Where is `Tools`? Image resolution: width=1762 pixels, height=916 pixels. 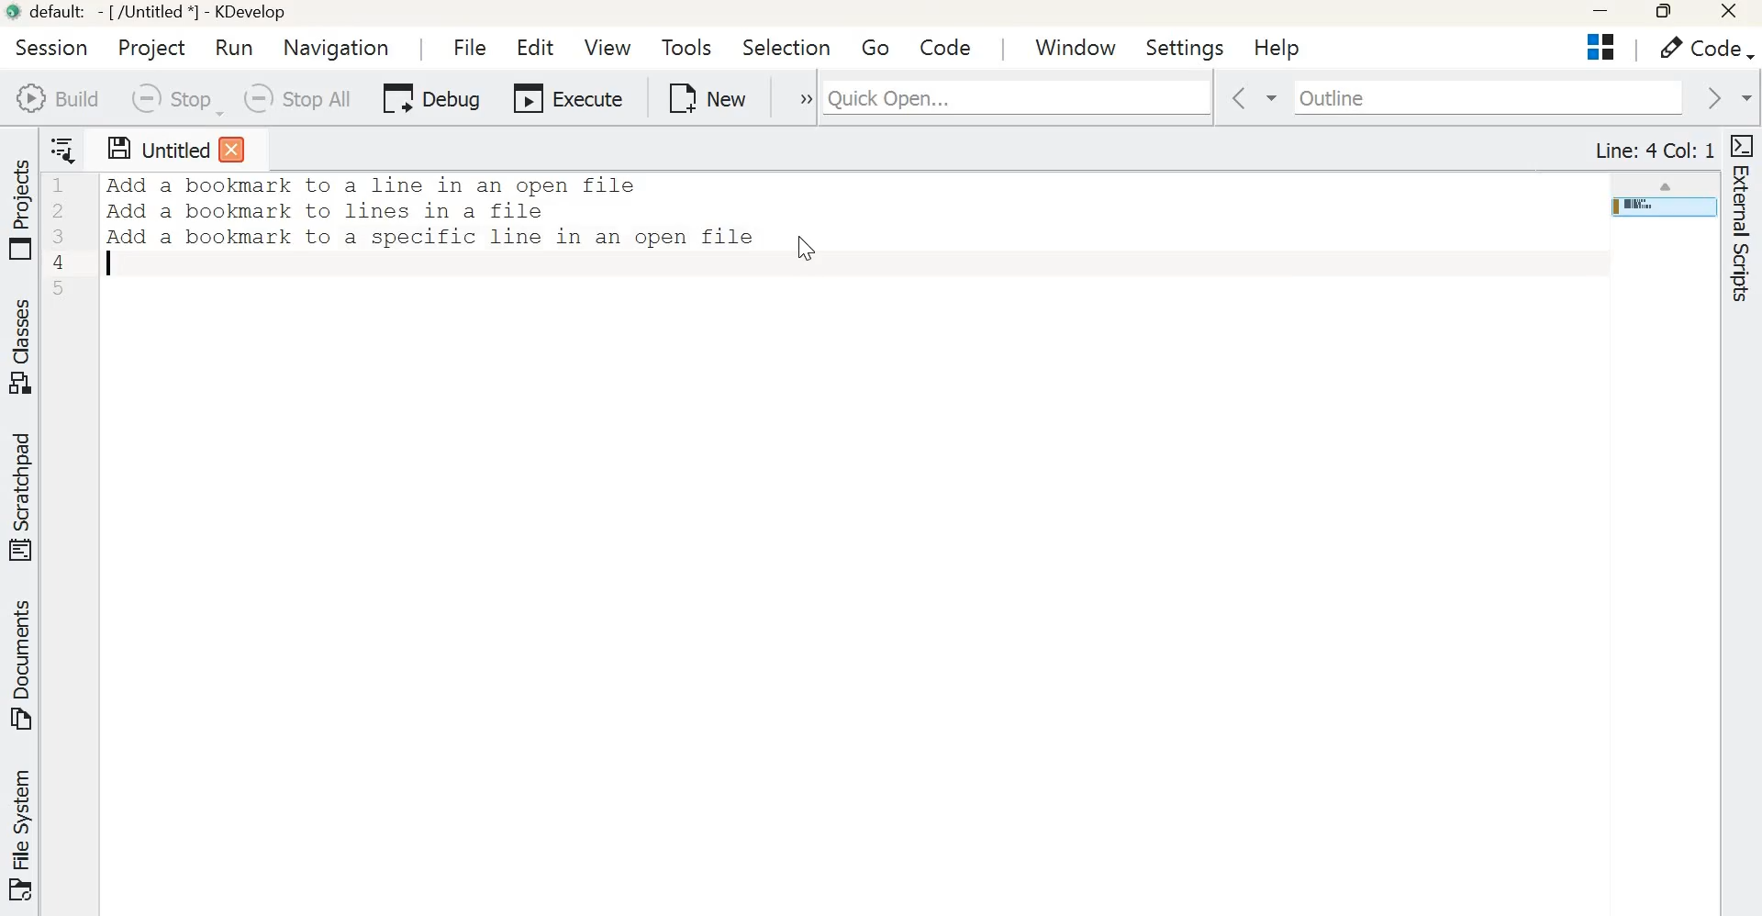 Tools is located at coordinates (685, 47).